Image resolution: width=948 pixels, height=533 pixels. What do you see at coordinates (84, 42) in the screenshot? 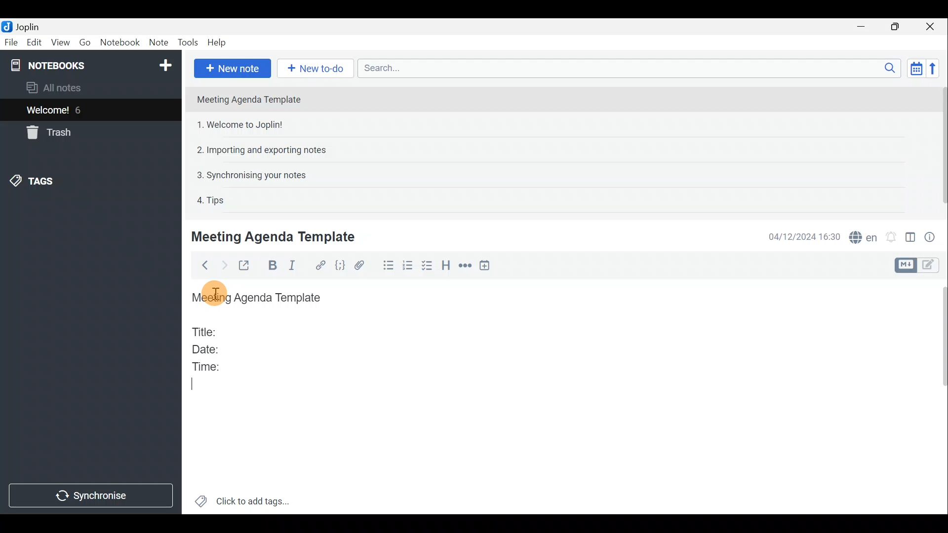
I see `Go` at bounding box center [84, 42].